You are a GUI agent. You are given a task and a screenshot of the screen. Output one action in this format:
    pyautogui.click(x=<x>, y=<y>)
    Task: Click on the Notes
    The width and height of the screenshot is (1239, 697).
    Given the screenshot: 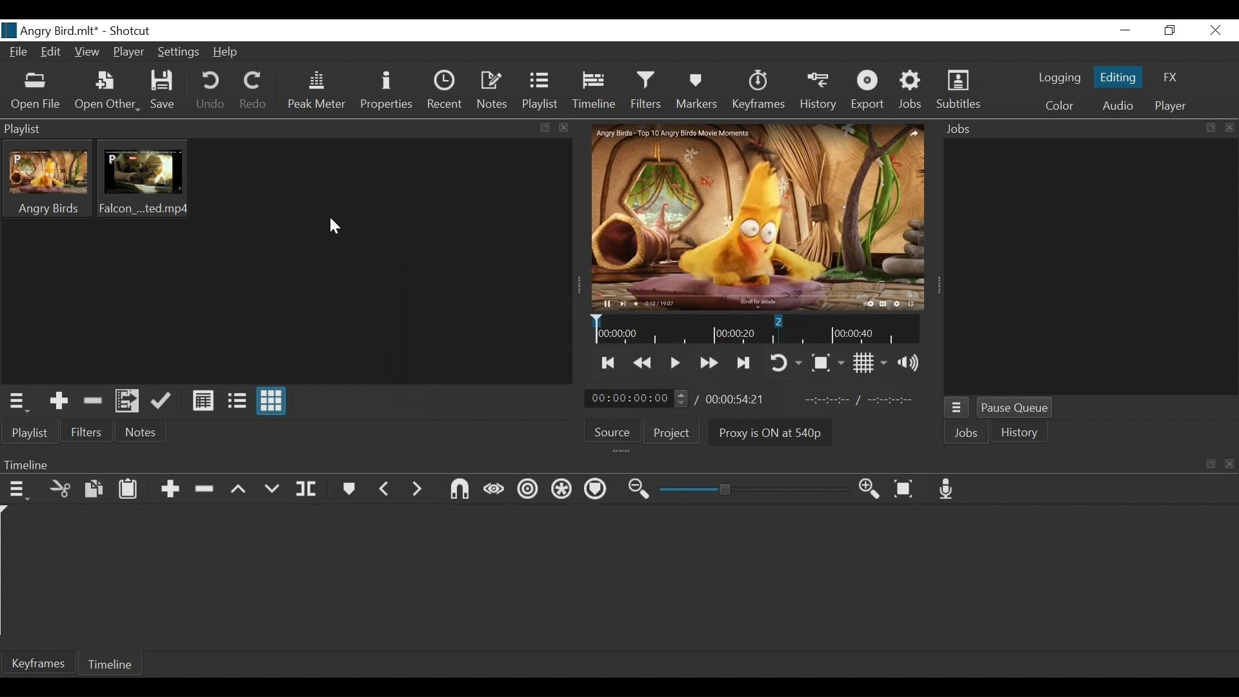 What is the action you would take?
    pyautogui.click(x=495, y=89)
    